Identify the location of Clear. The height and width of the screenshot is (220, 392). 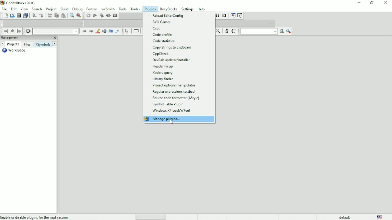
(28, 31).